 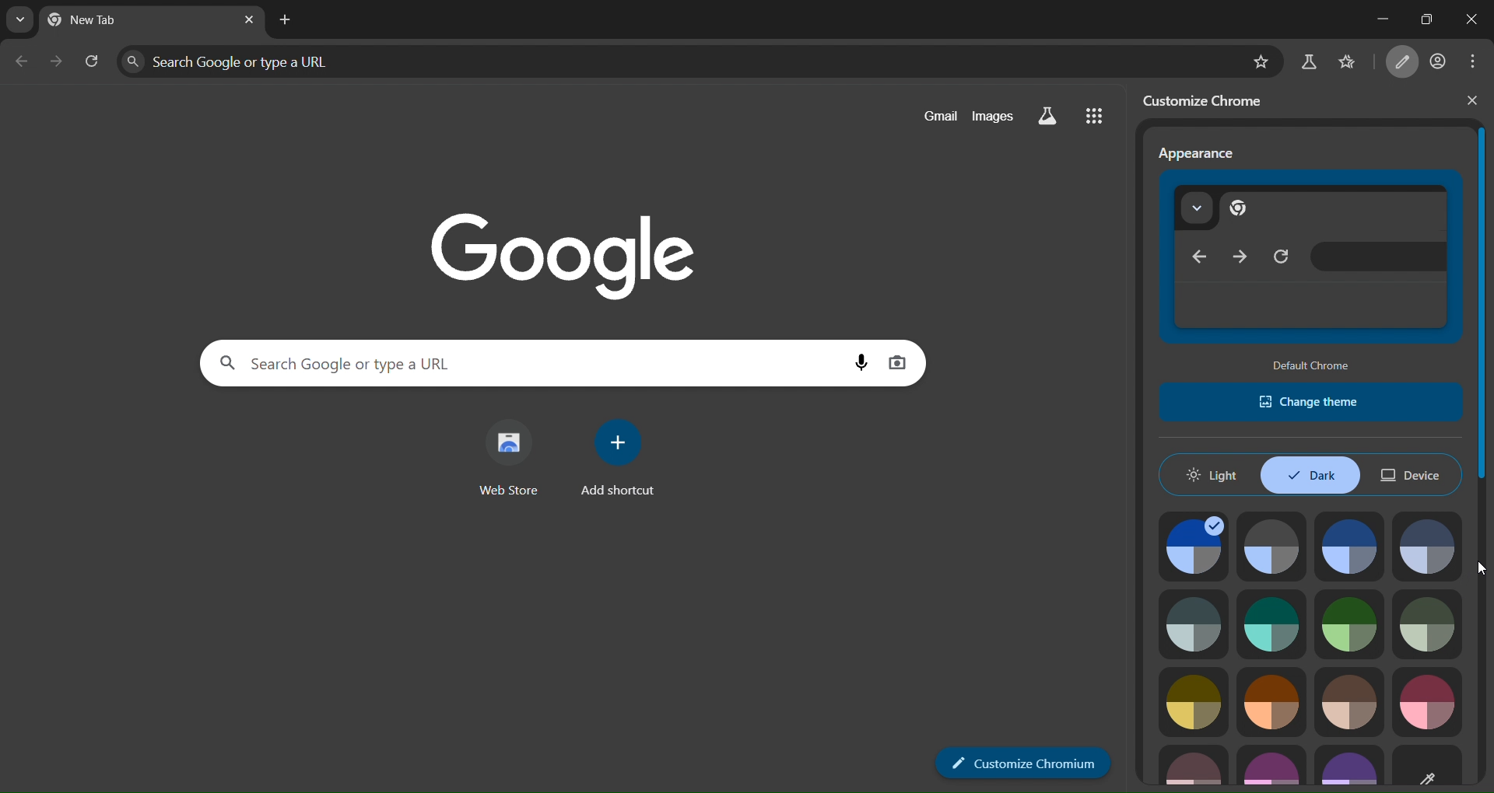 I want to click on voice search, so click(x=854, y=359).